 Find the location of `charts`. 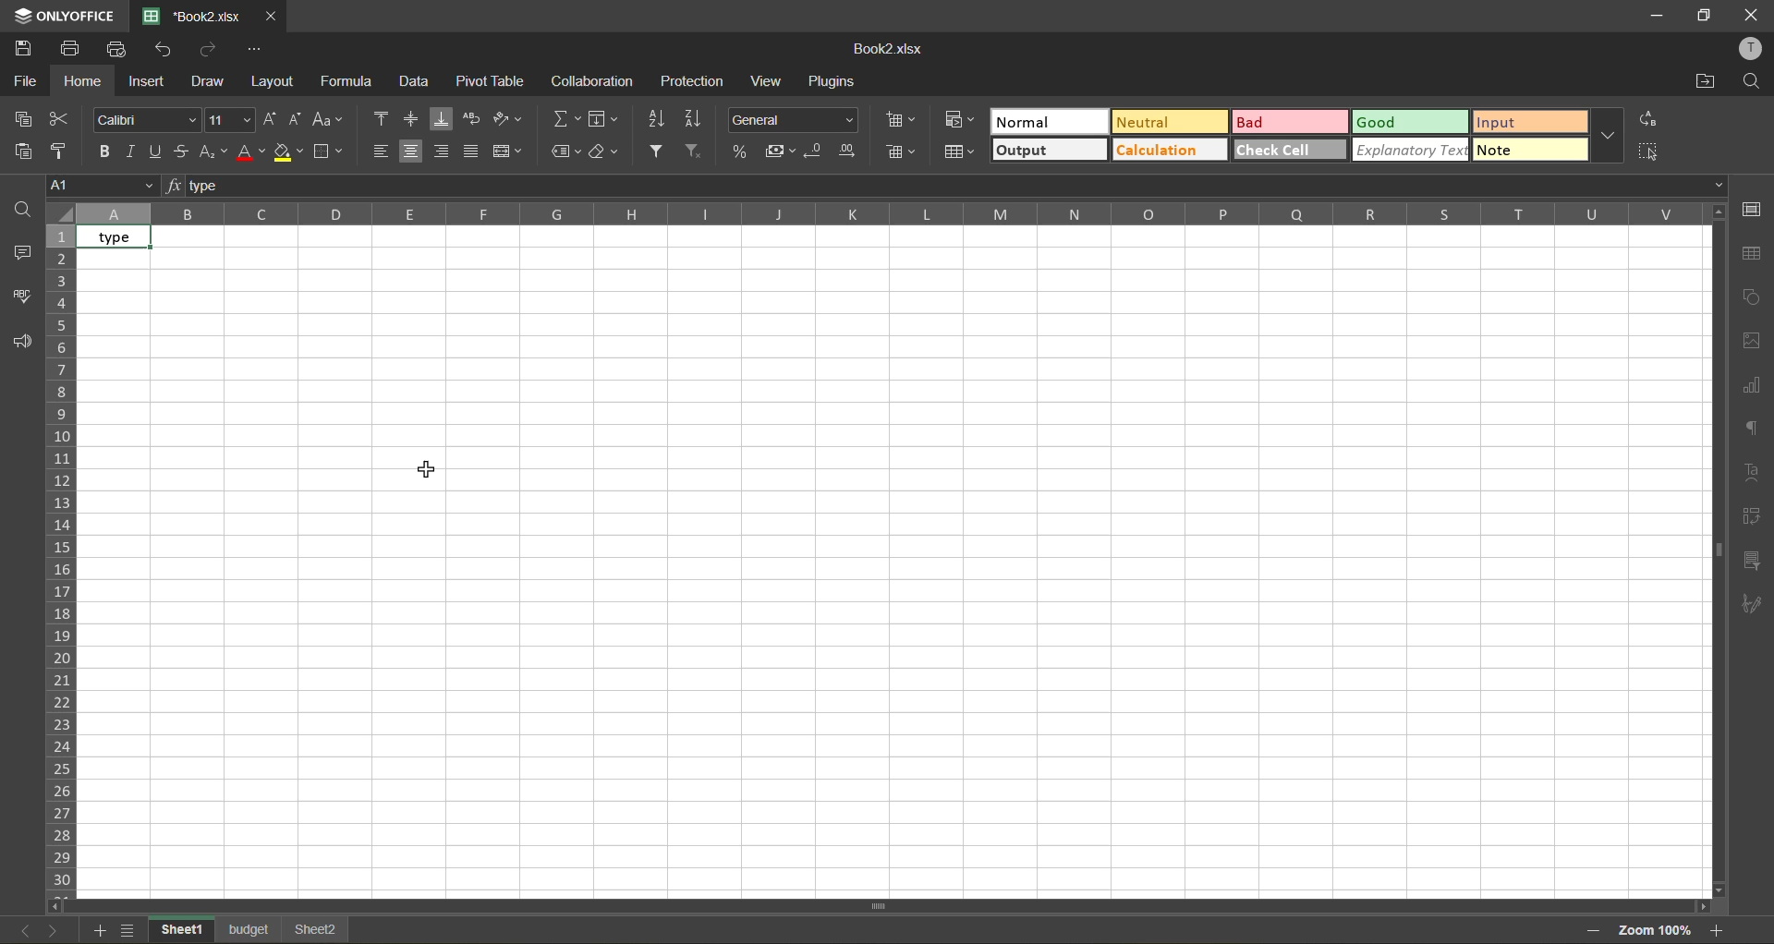

charts is located at coordinates (1754, 384).